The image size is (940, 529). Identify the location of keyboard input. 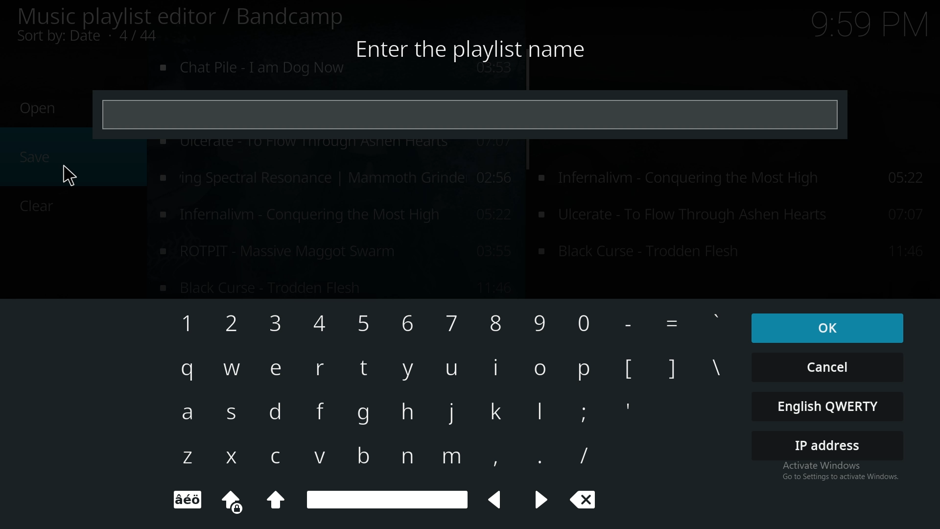
(187, 371).